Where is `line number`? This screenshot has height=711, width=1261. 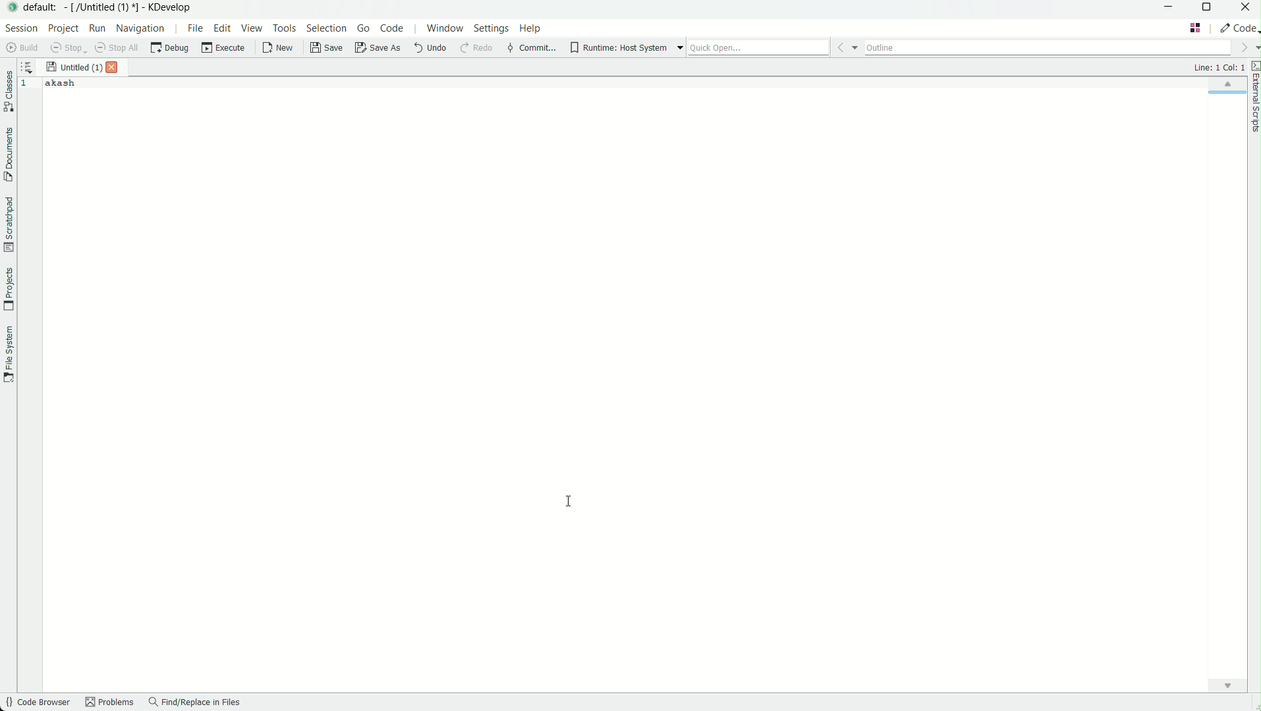
line number is located at coordinates (27, 84).